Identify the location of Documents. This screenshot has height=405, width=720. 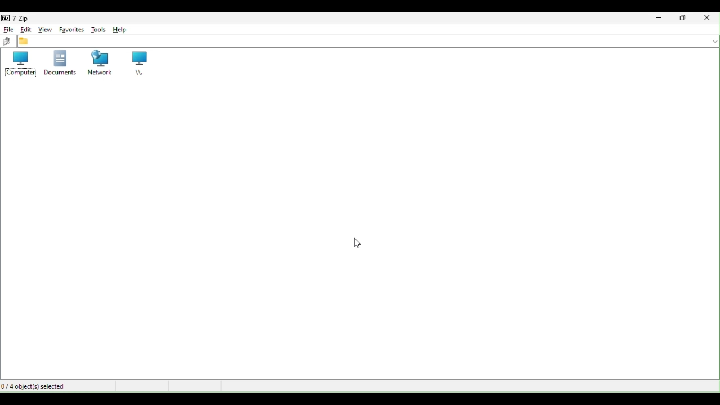
(58, 62).